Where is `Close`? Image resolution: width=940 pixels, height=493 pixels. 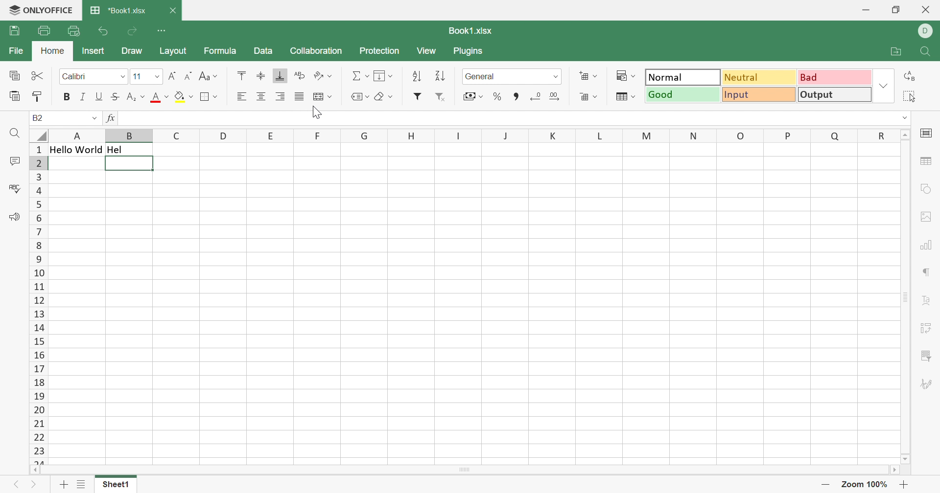 Close is located at coordinates (927, 9).